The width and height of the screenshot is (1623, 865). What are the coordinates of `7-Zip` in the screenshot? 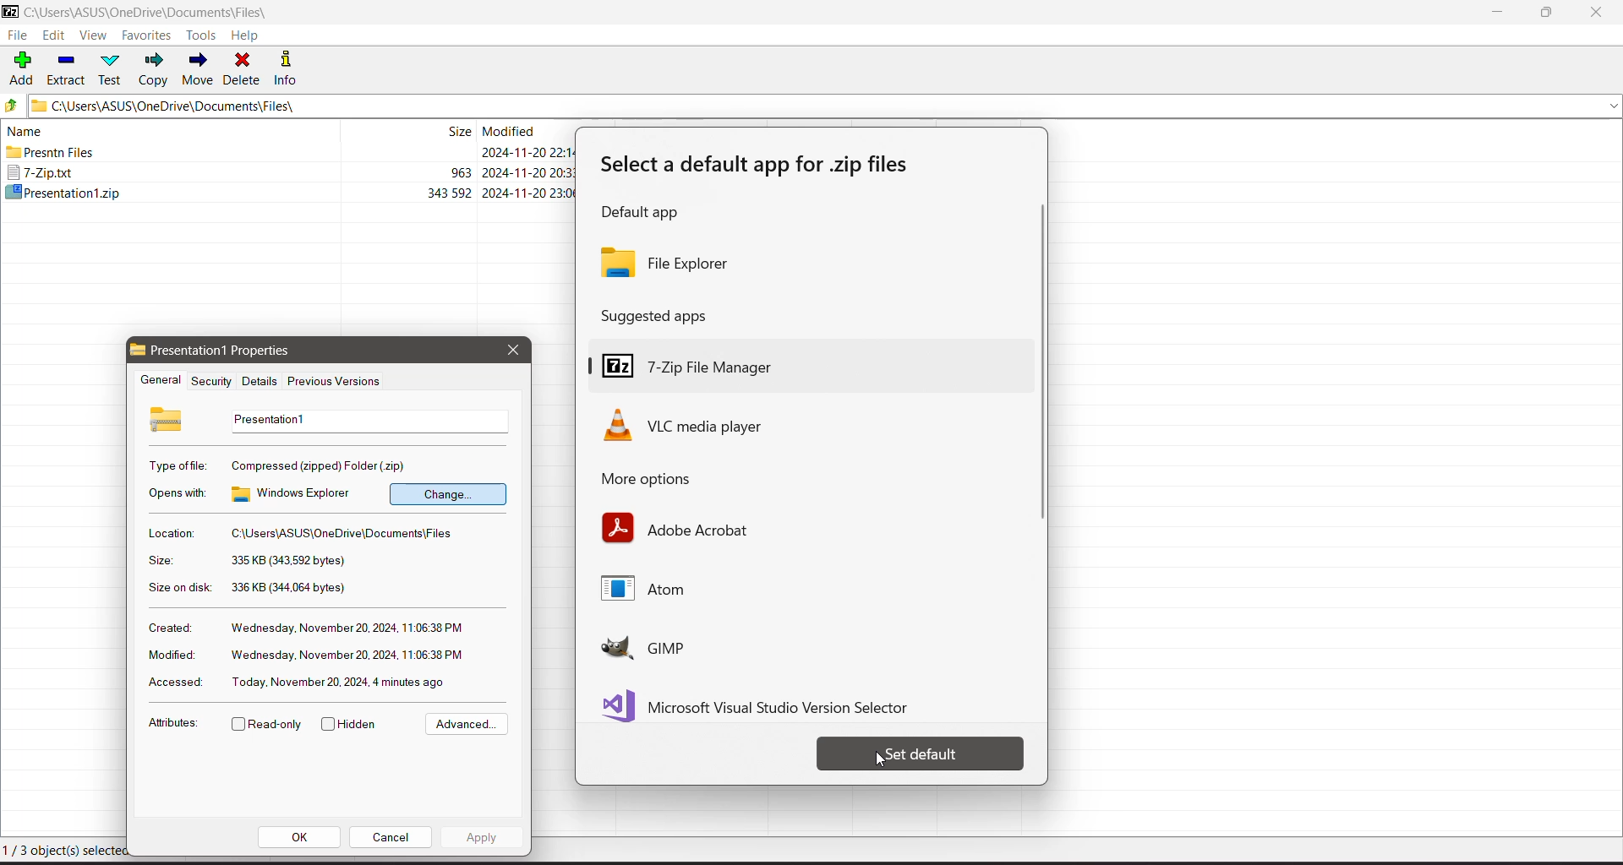 It's located at (292, 171).